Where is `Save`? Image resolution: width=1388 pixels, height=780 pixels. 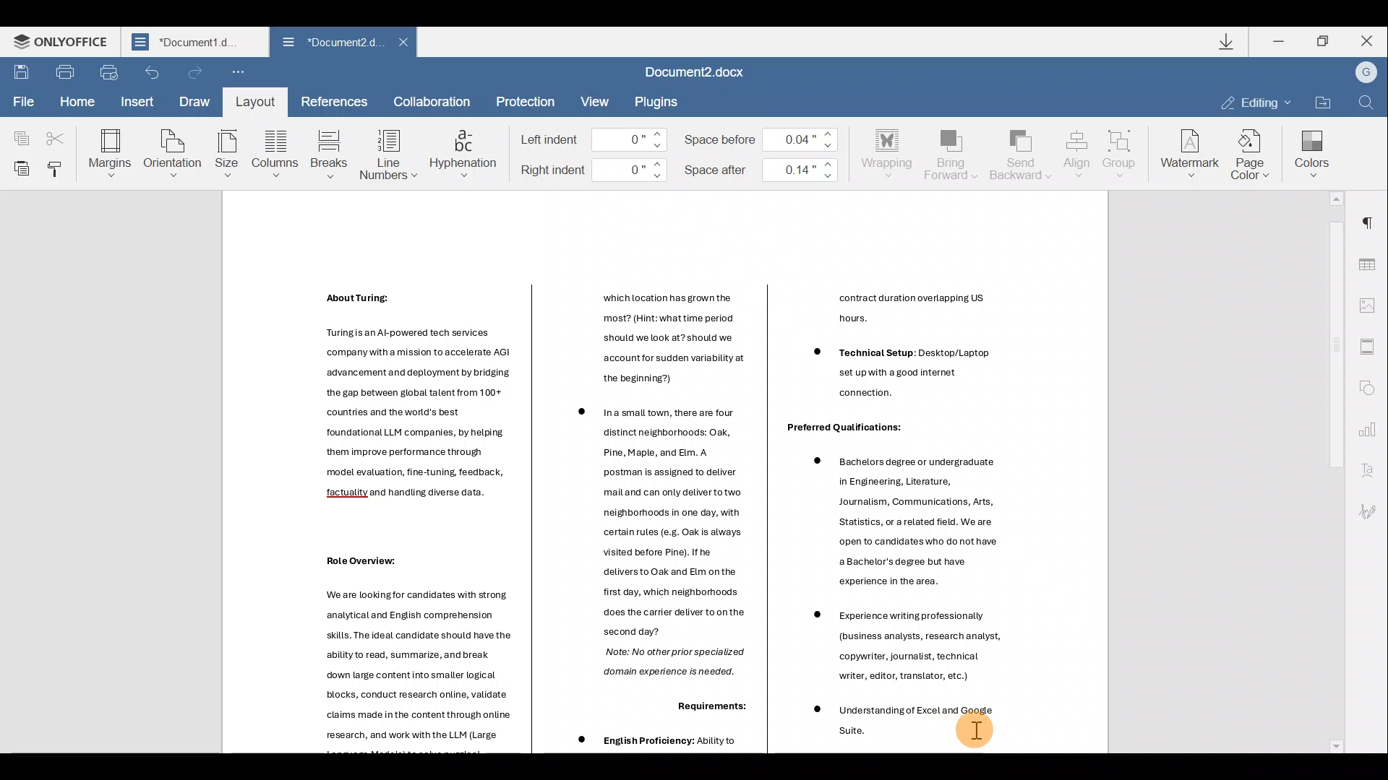 Save is located at coordinates (19, 73).